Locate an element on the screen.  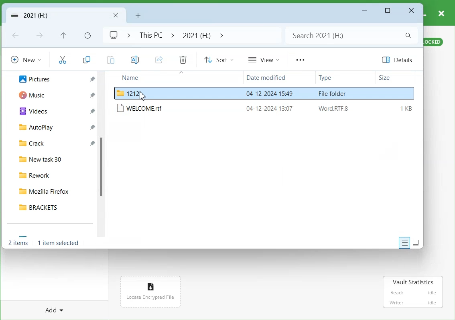
Display information about each item to the window is located at coordinates (404, 242).